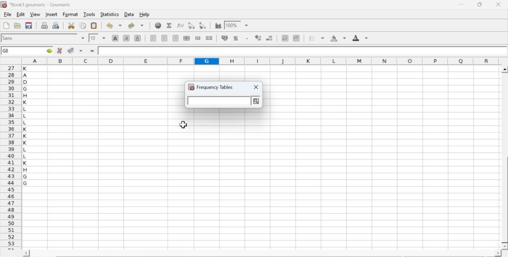 The height and width of the screenshot is (257, 508). What do you see at coordinates (296, 38) in the screenshot?
I see `increase indent` at bounding box center [296, 38].